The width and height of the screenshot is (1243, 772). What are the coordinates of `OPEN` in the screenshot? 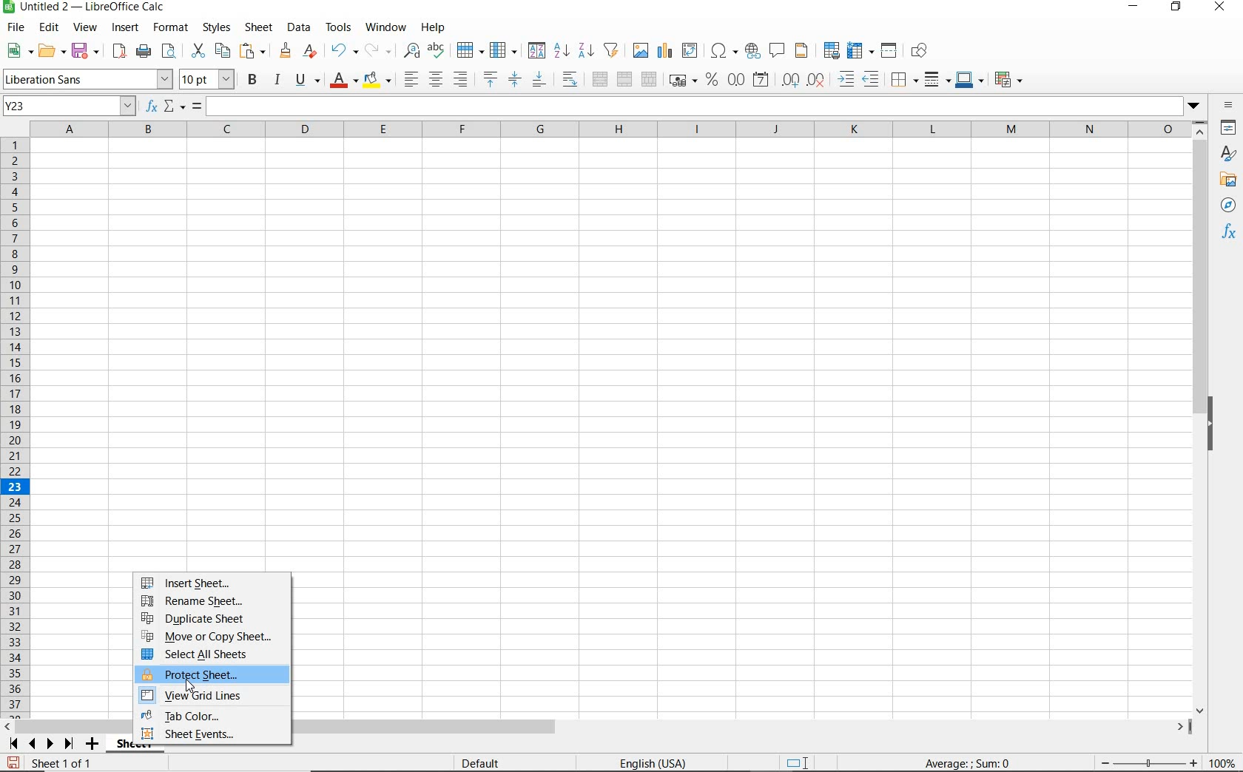 It's located at (50, 50).